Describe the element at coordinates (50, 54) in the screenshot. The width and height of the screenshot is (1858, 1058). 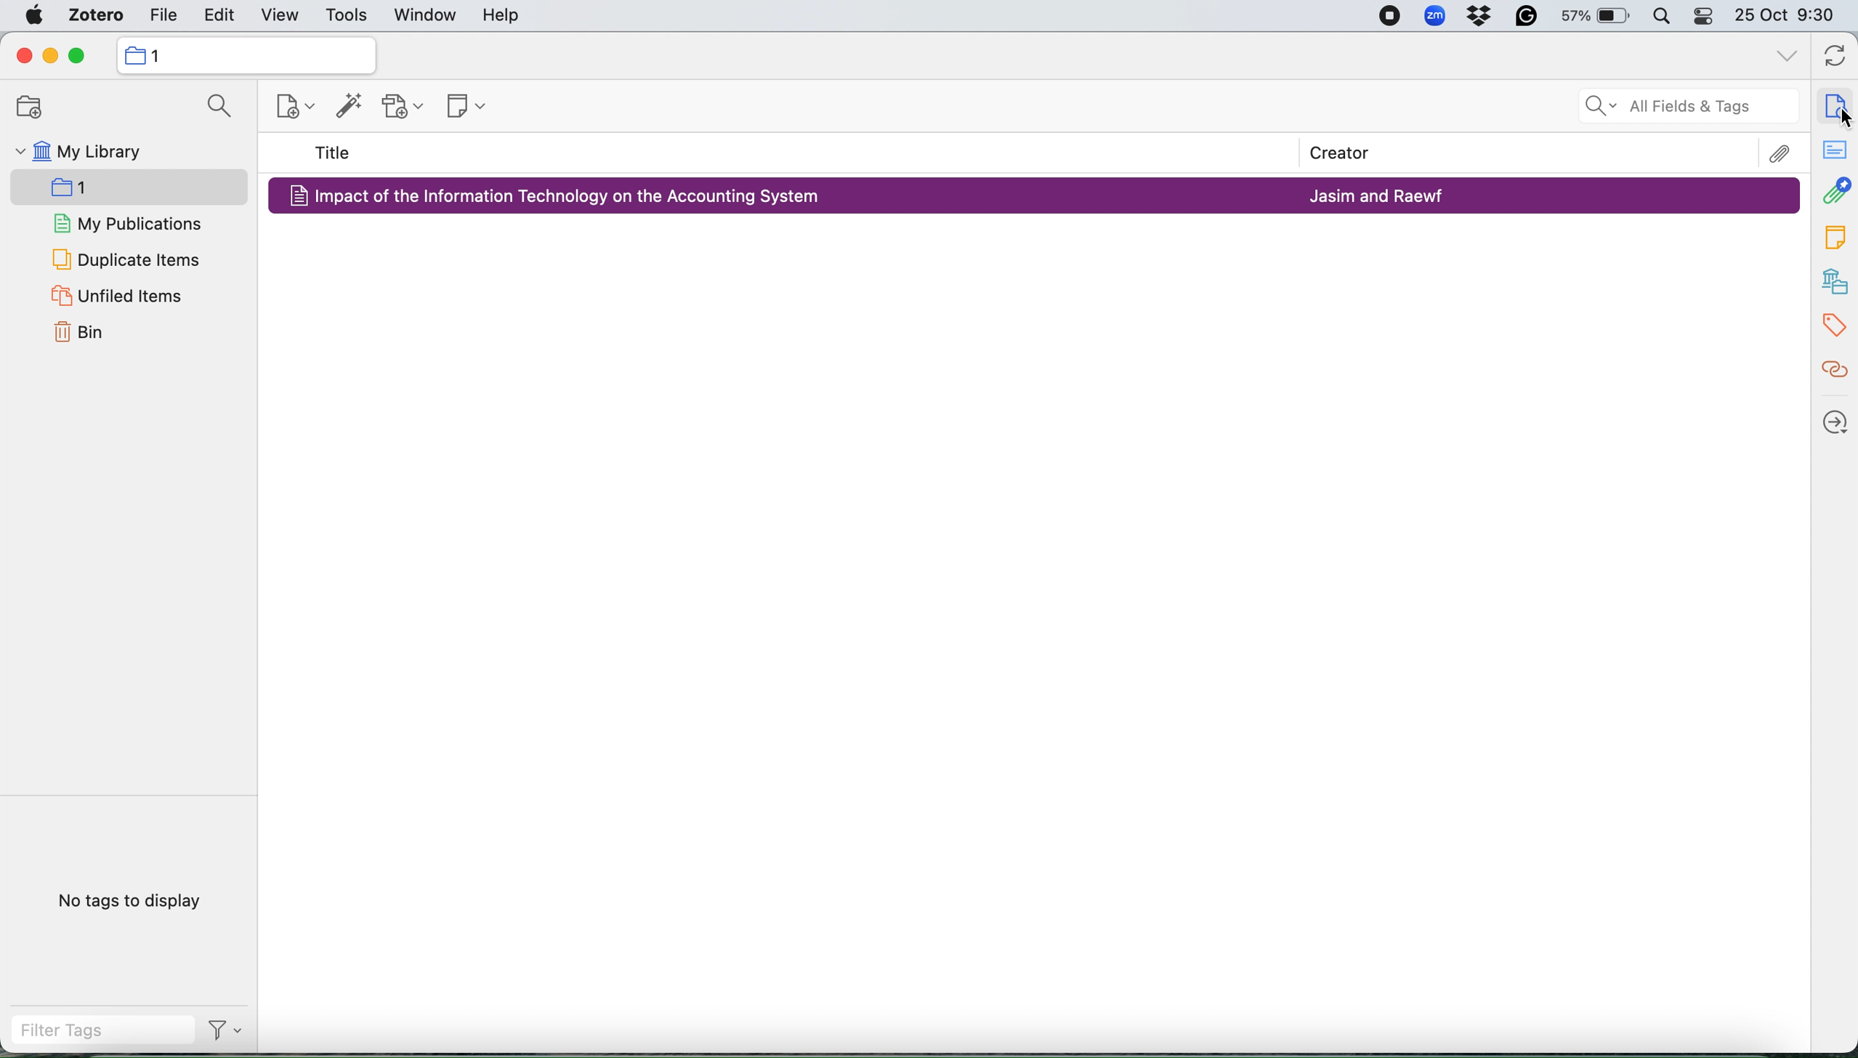
I see `minimise` at that location.